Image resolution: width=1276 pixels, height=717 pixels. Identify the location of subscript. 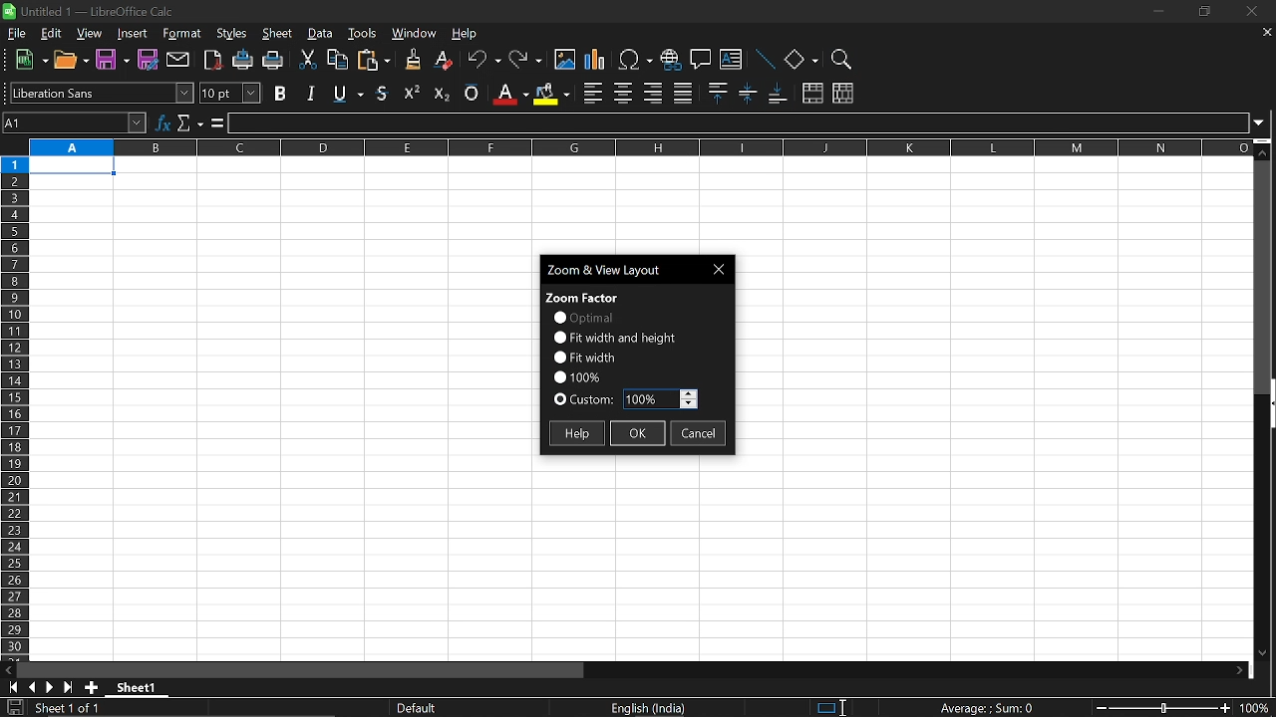
(440, 92).